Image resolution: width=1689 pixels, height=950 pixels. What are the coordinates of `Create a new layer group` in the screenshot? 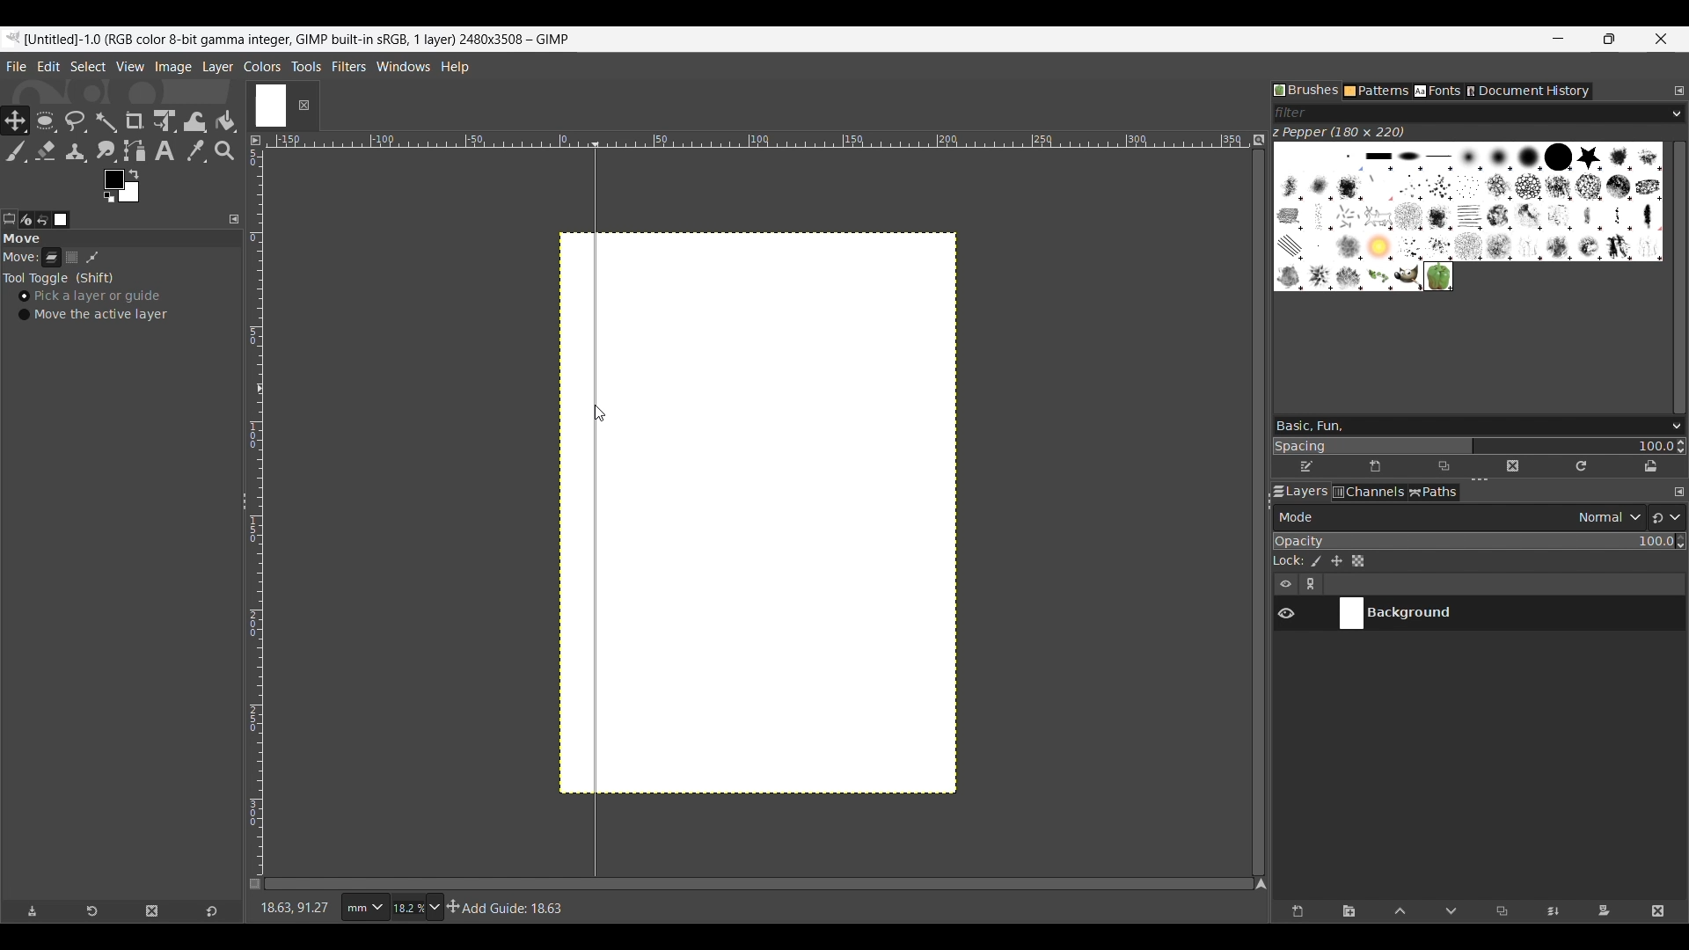 It's located at (1350, 912).